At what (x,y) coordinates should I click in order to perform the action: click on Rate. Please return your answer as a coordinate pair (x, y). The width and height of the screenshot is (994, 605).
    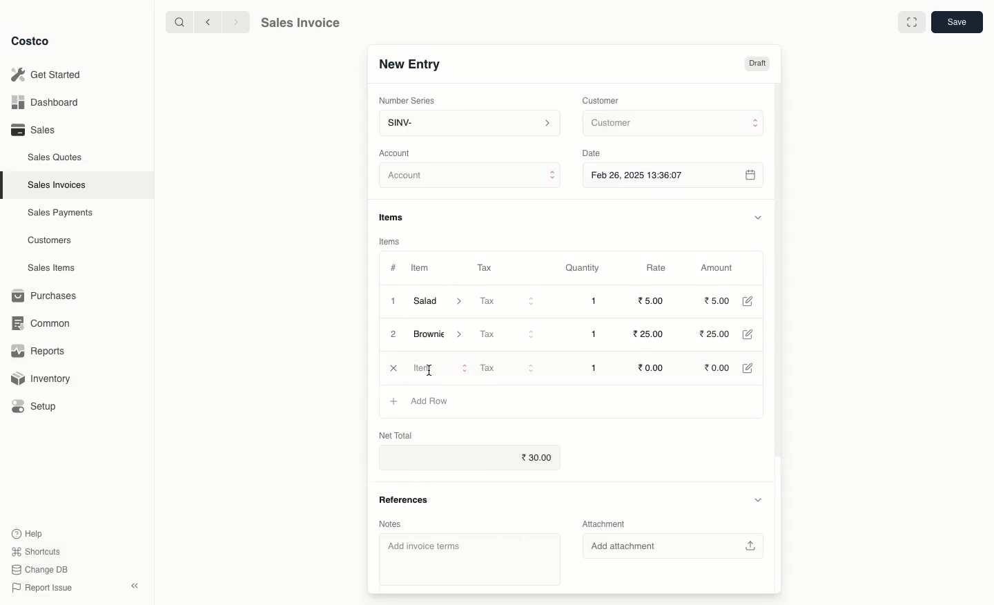
    Looking at the image, I should click on (658, 268).